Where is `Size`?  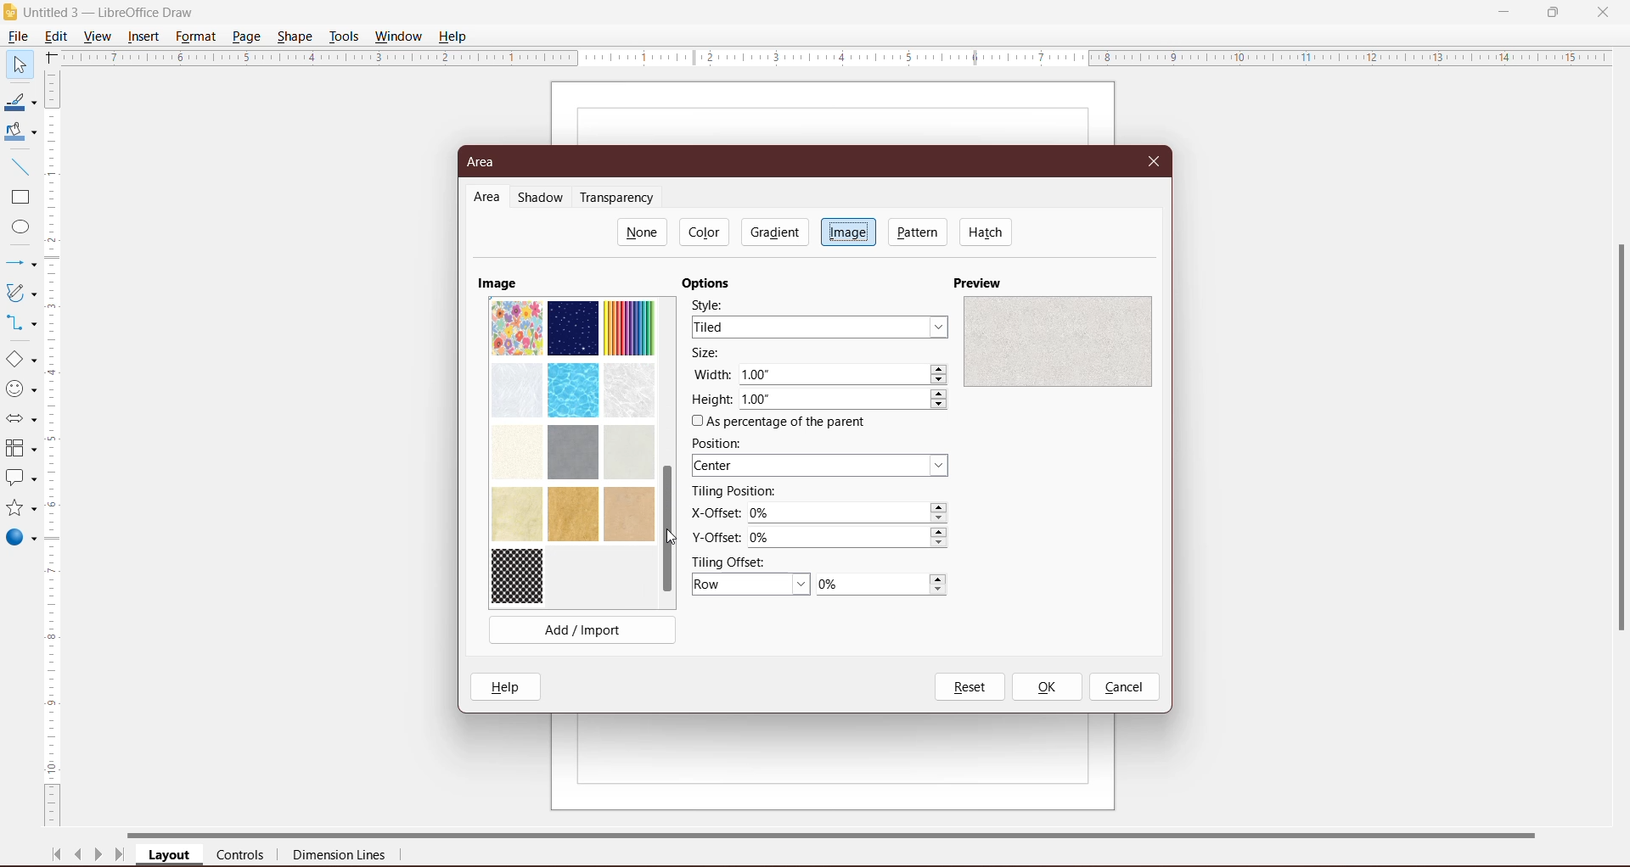 Size is located at coordinates (711, 354).